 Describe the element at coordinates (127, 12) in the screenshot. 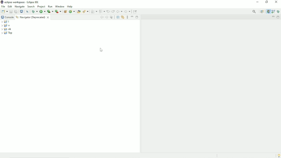

I see `Forward` at that location.